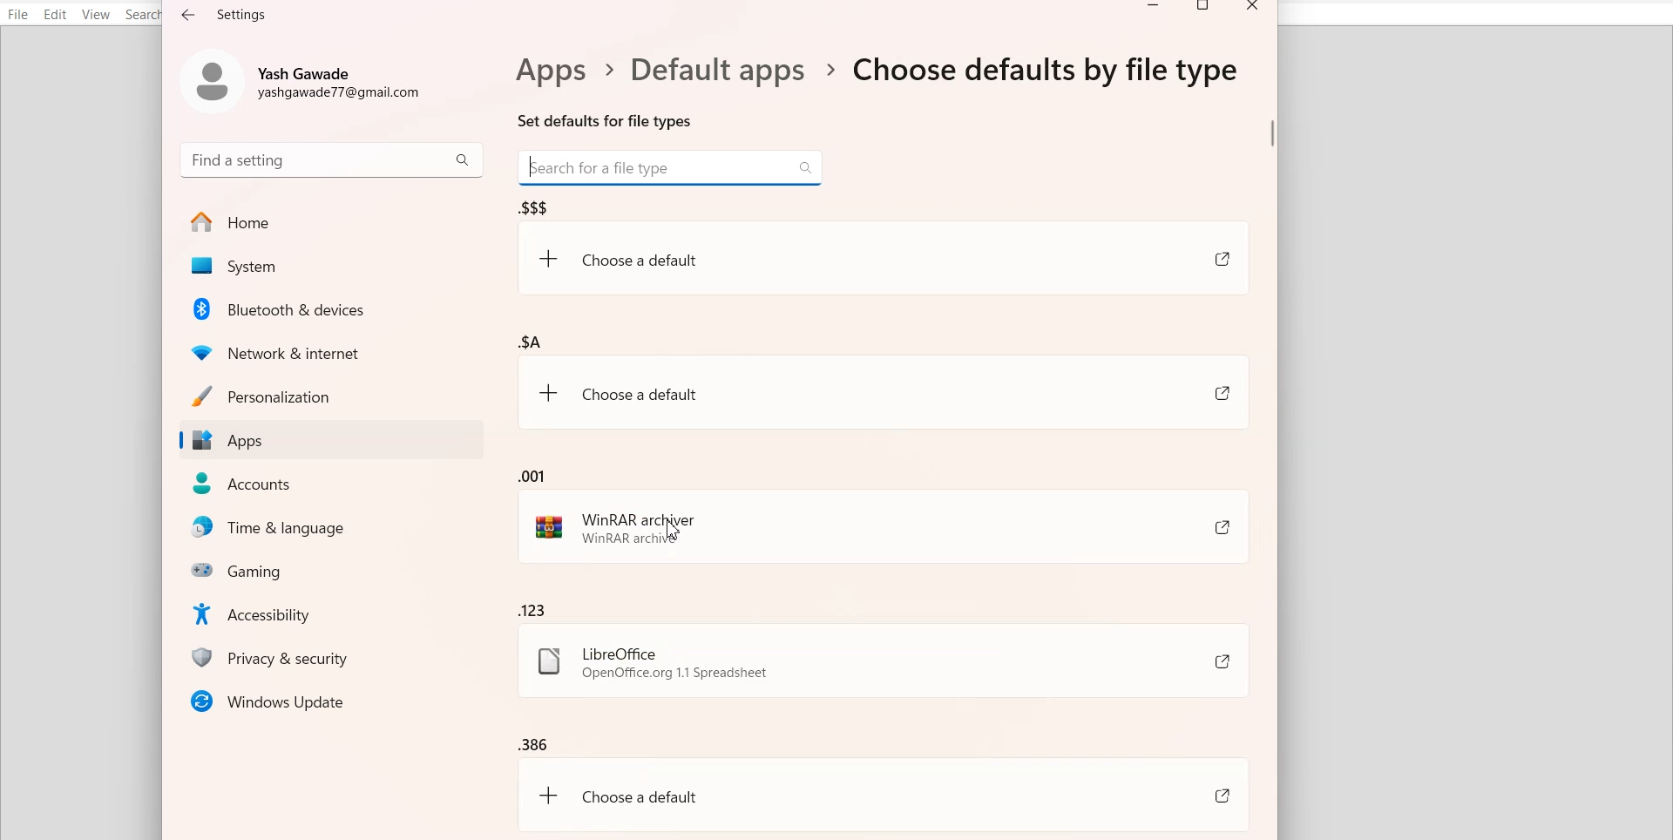 The height and width of the screenshot is (840, 1673). What do you see at coordinates (332, 159) in the screenshot?
I see `Search bar` at bounding box center [332, 159].